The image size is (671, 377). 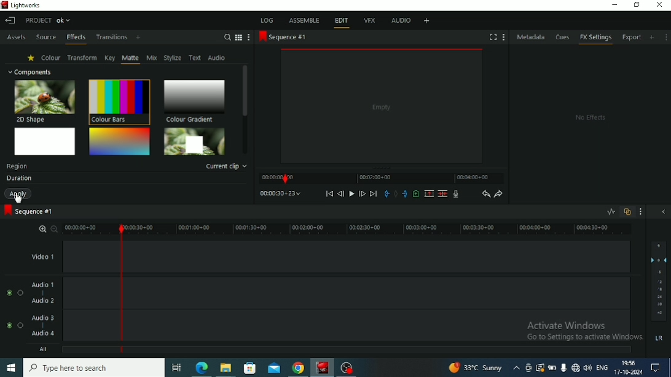 What do you see at coordinates (627, 212) in the screenshot?
I see `Toggle auto track sync` at bounding box center [627, 212].